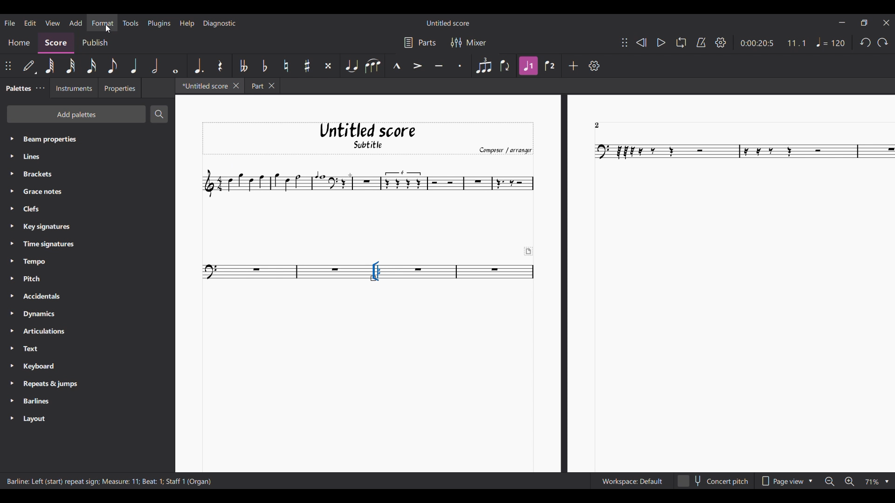 This screenshot has width=895, height=503. Describe the element at coordinates (787, 482) in the screenshot. I see `Page view options` at that location.